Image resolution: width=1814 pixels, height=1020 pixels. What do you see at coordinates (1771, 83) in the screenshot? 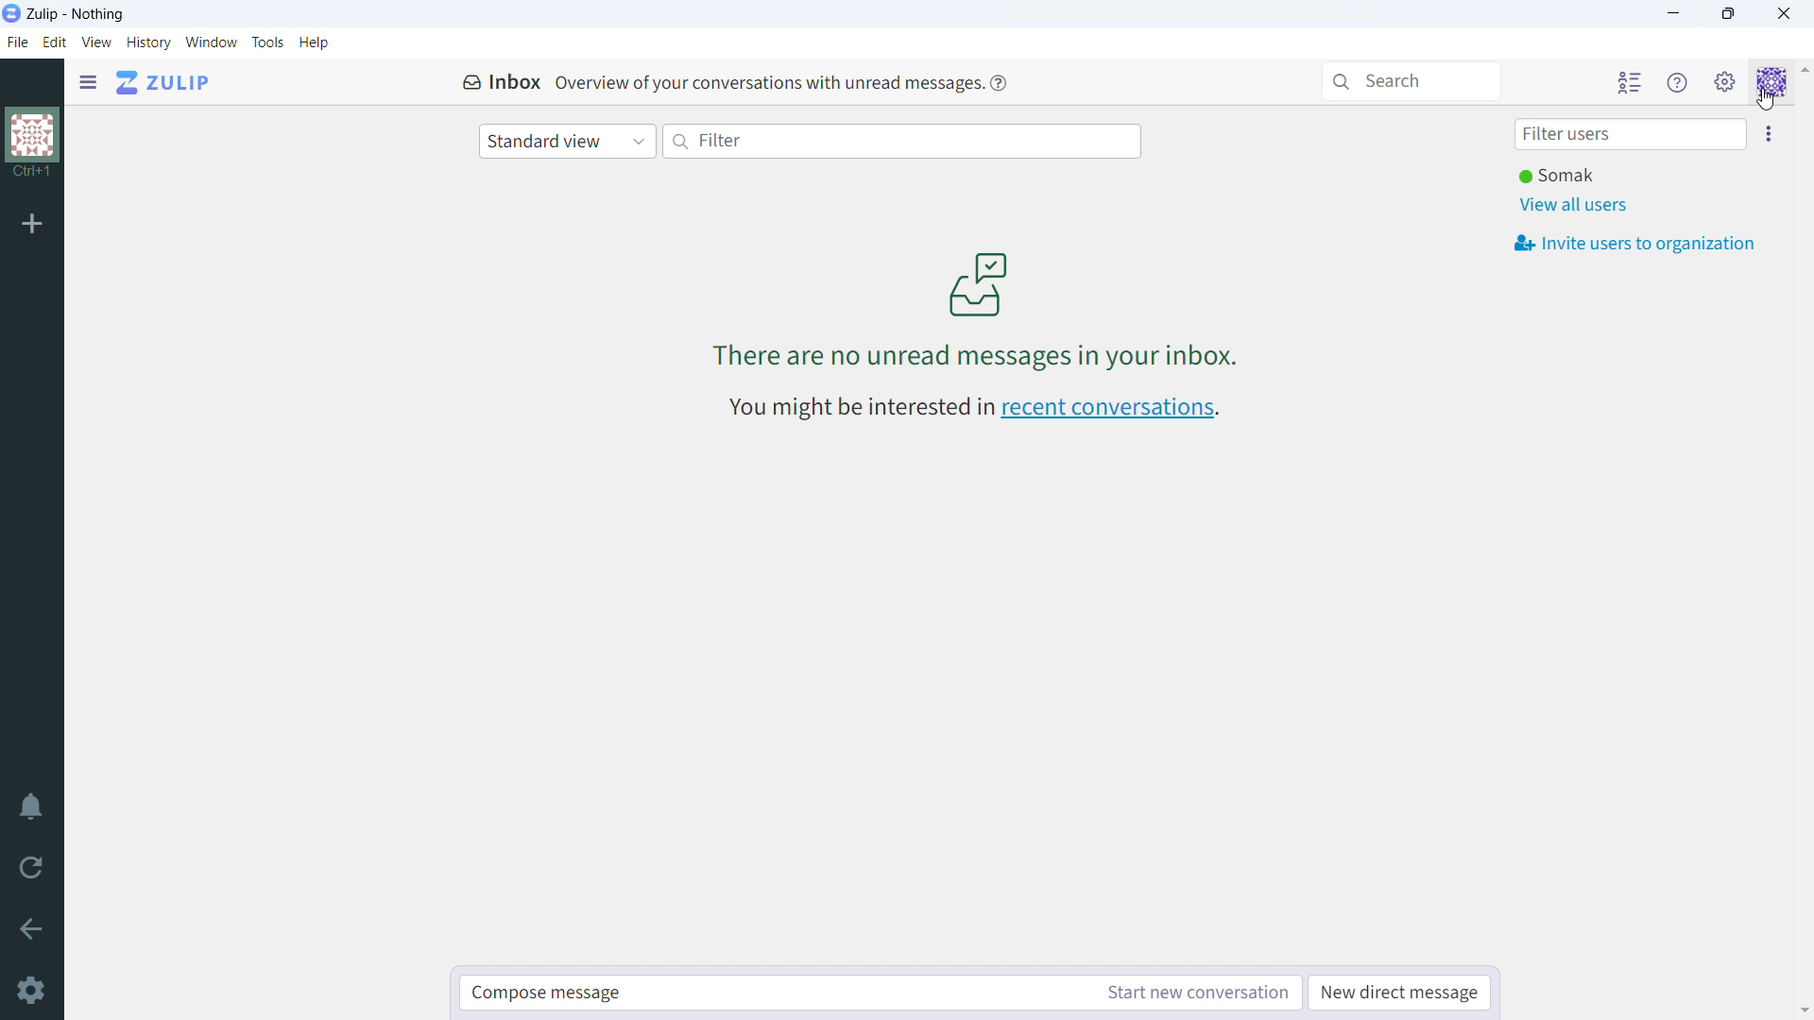
I see `profile menu` at bounding box center [1771, 83].